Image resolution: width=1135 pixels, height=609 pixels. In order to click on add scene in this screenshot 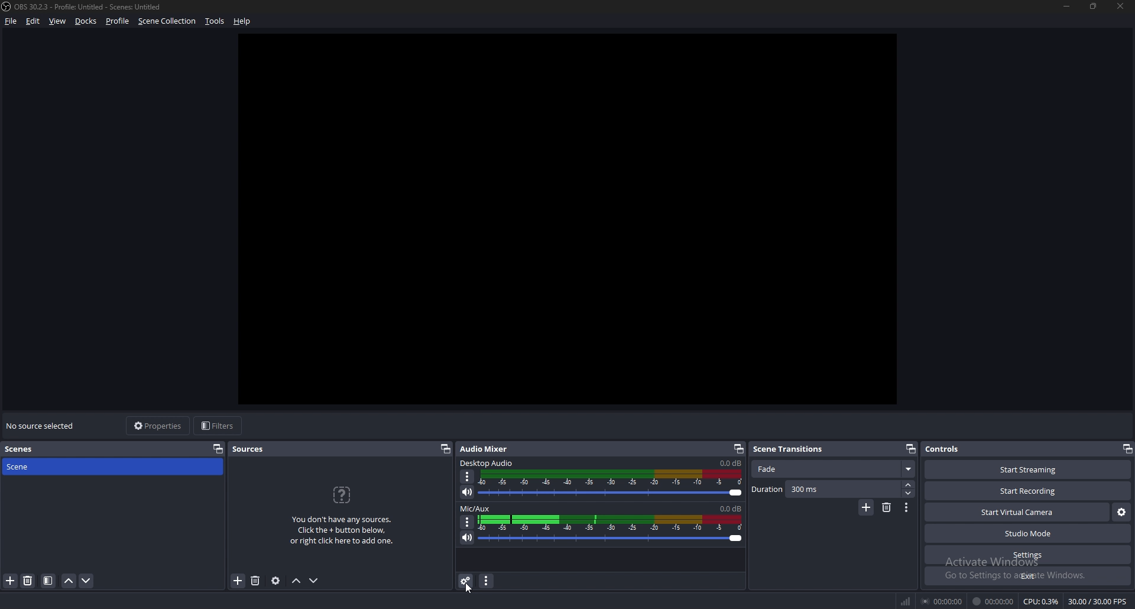, I will do `click(11, 581)`.